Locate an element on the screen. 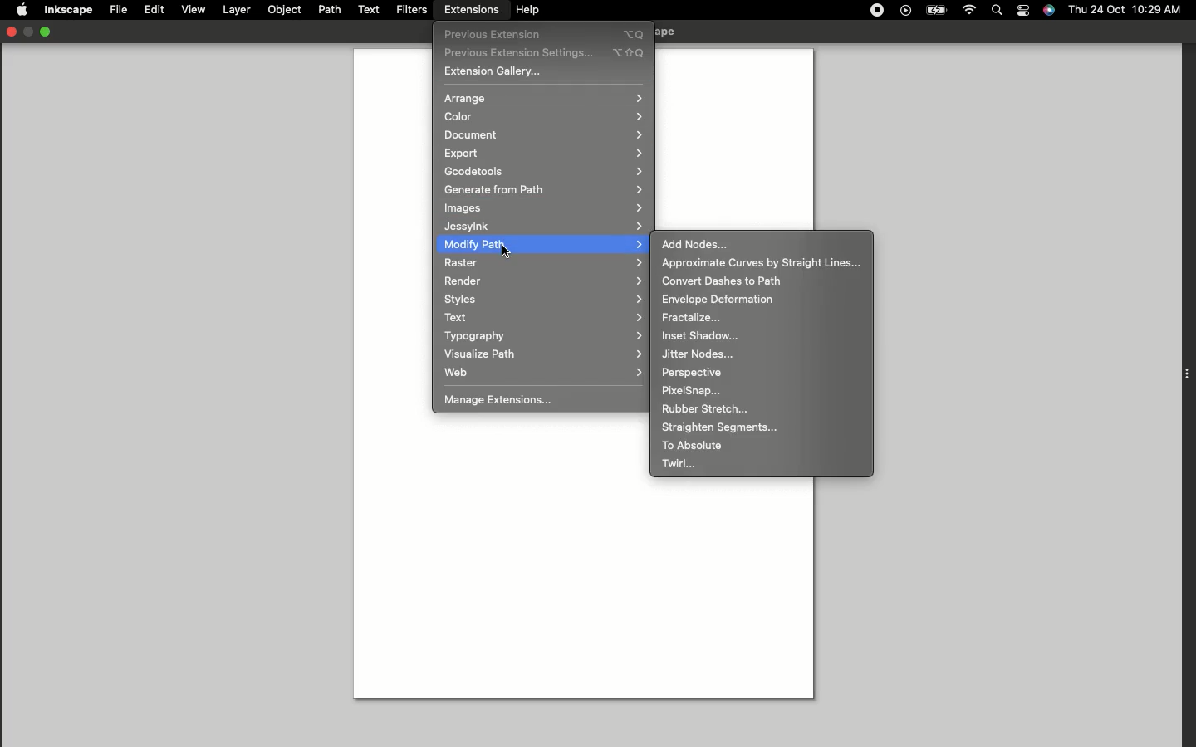 The image size is (1196, 747). Restore is located at coordinates (29, 32).